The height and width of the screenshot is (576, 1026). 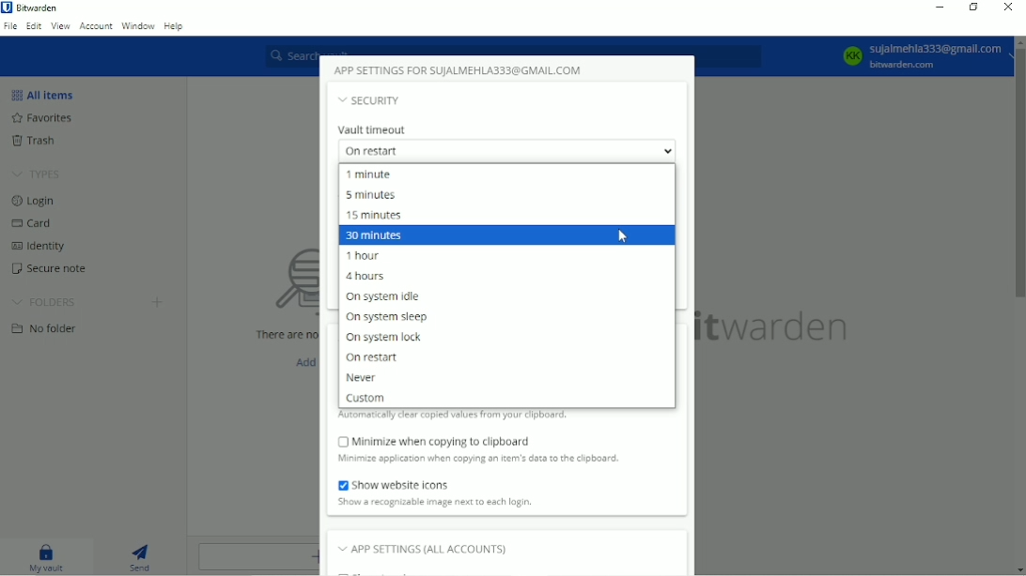 What do you see at coordinates (370, 194) in the screenshot?
I see `5 minutes` at bounding box center [370, 194].